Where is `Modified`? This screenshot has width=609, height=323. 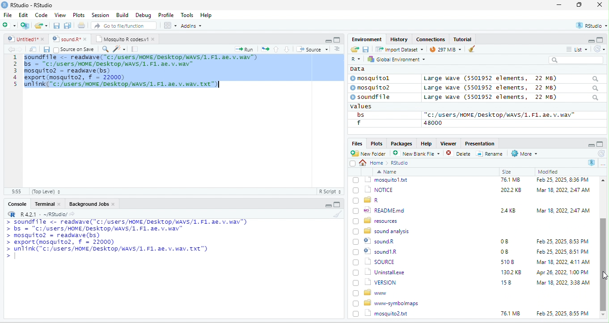 Modified is located at coordinates (549, 172).